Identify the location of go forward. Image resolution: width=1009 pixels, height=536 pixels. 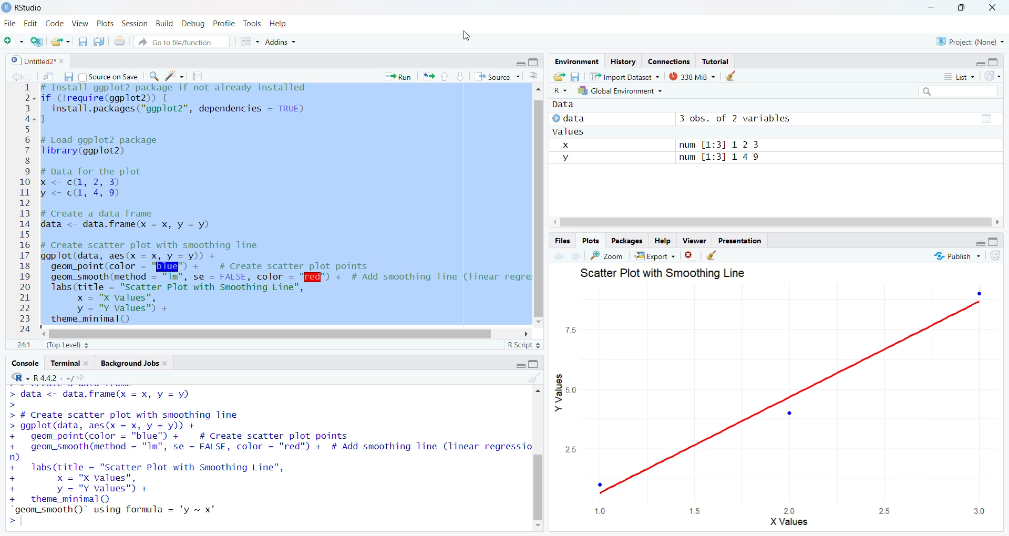
(578, 256).